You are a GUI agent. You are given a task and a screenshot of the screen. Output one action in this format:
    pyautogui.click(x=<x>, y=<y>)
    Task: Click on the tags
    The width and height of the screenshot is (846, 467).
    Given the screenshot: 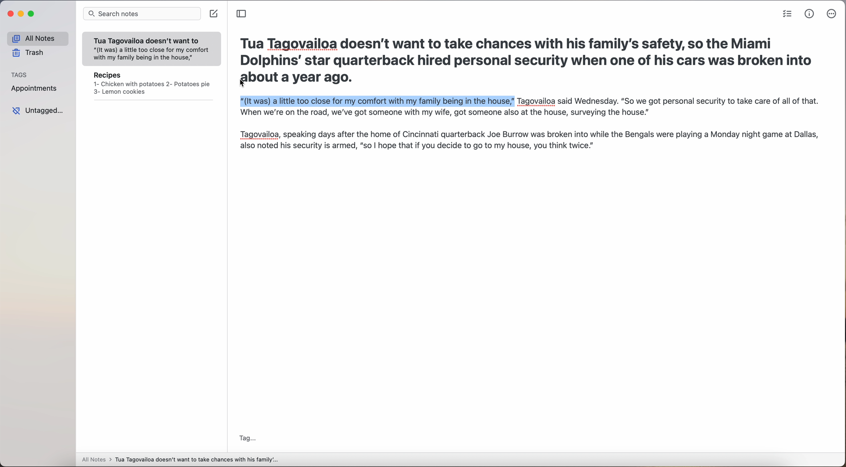 What is the action you would take?
    pyautogui.click(x=19, y=74)
    